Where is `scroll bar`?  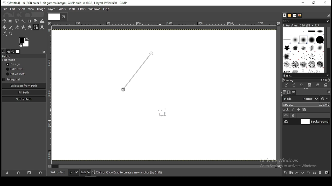 scroll bar is located at coordinates (164, 167).